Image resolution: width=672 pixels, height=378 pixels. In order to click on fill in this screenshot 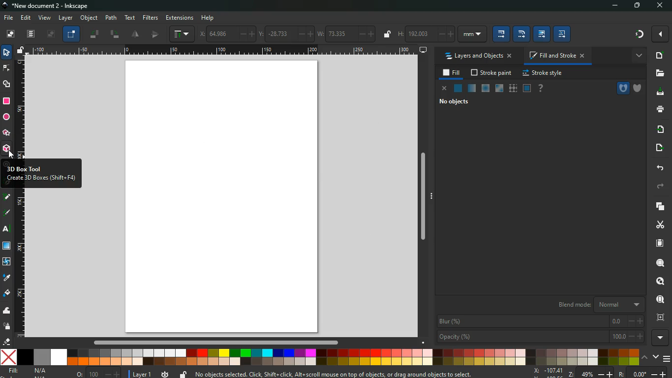, I will do `click(34, 372)`.